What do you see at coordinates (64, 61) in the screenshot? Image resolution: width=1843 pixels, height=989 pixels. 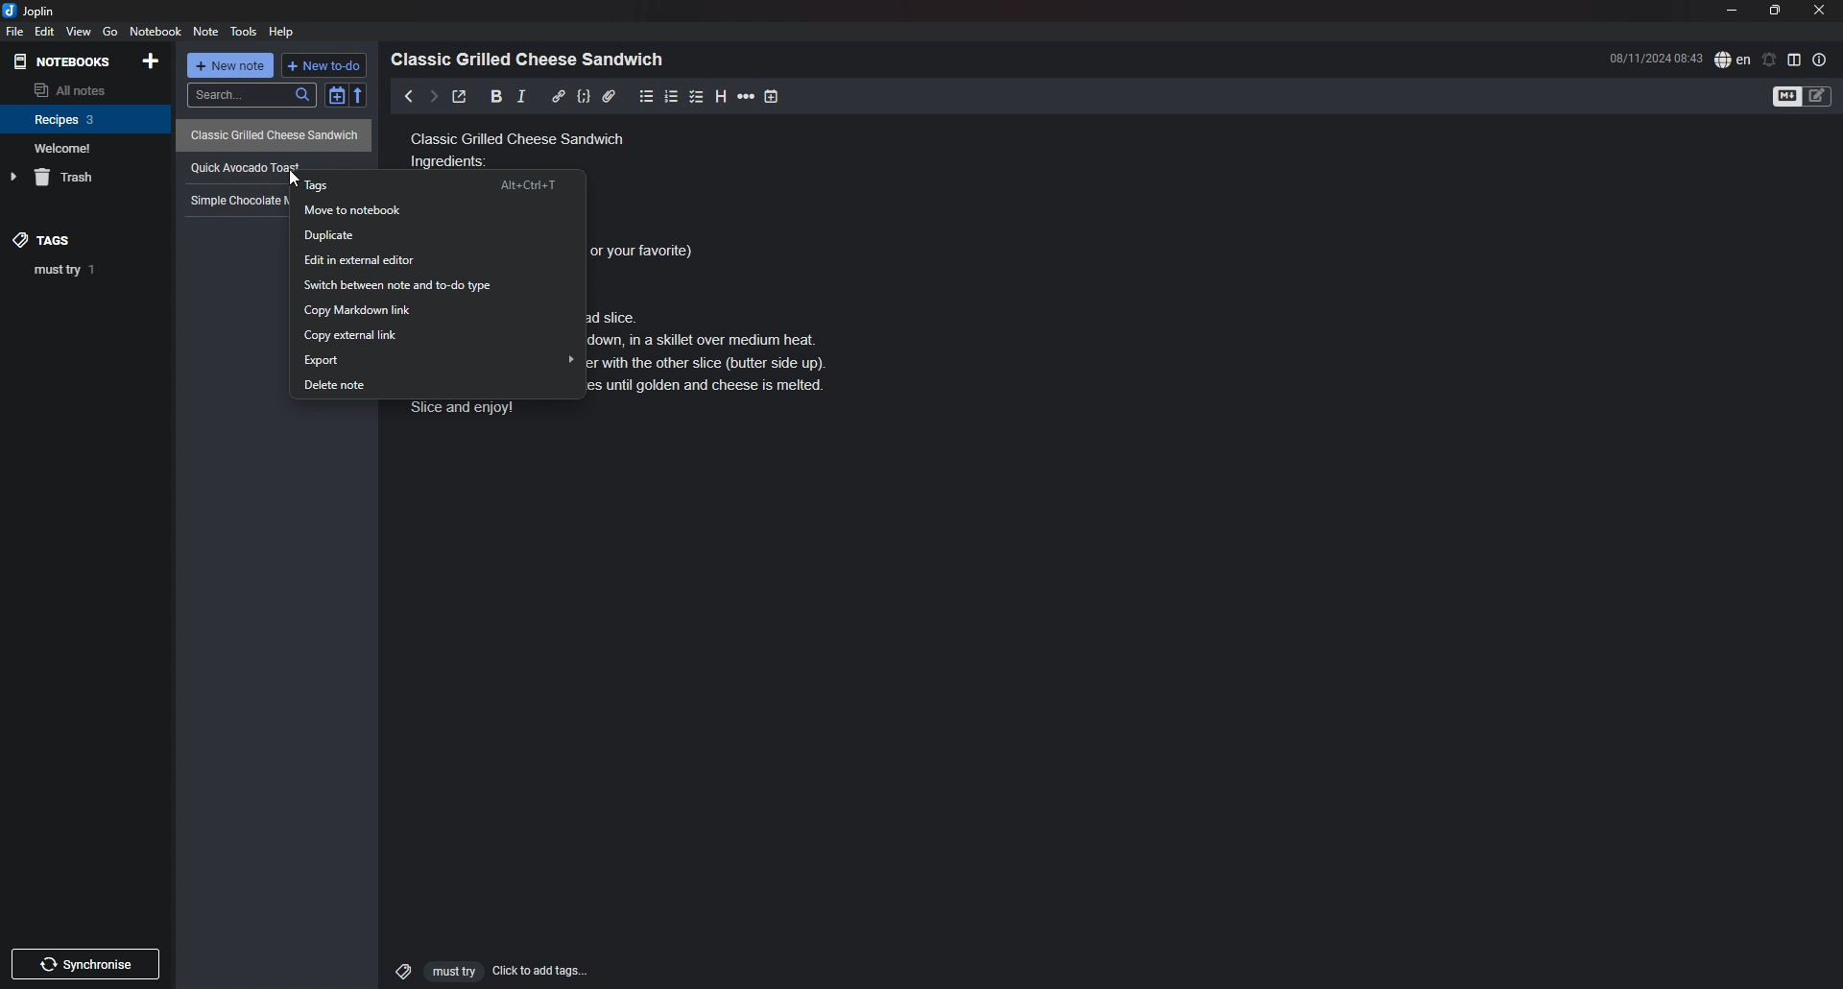 I see `notebooks` at bounding box center [64, 61].